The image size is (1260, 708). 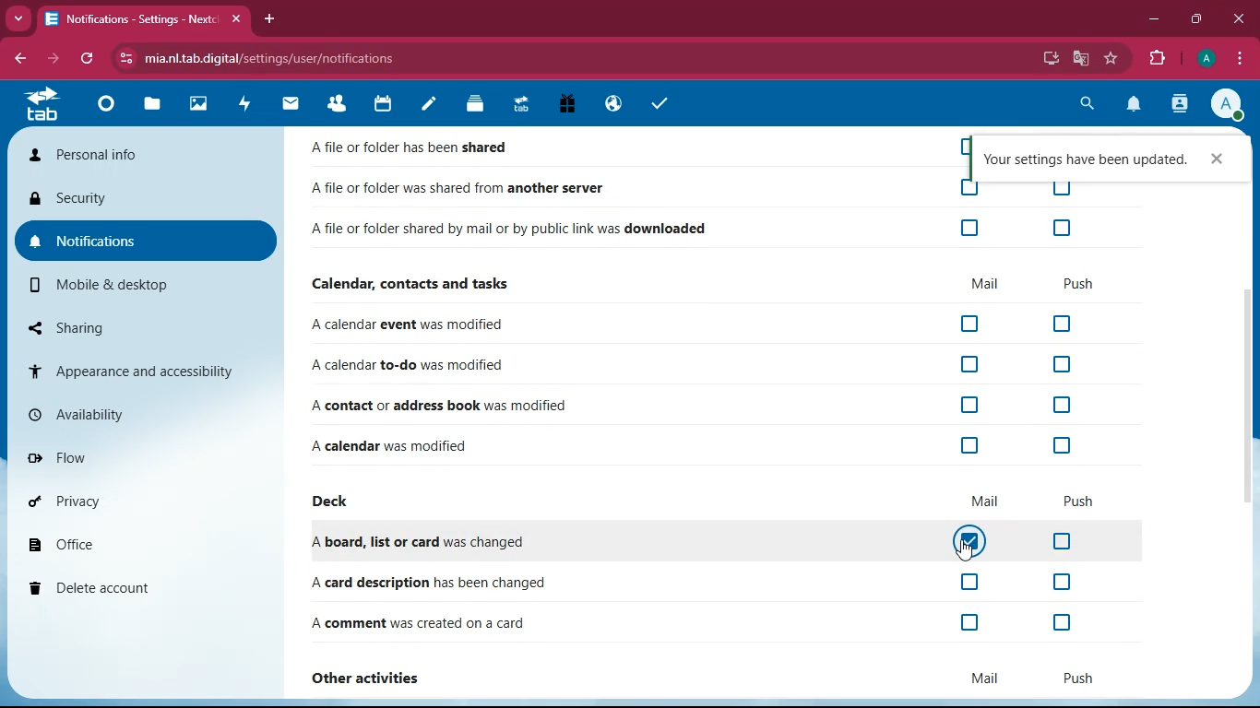 What do you see at coordinates (1242, 60) in the screenshot?
I see `options` at bounding box center [1242, 60].